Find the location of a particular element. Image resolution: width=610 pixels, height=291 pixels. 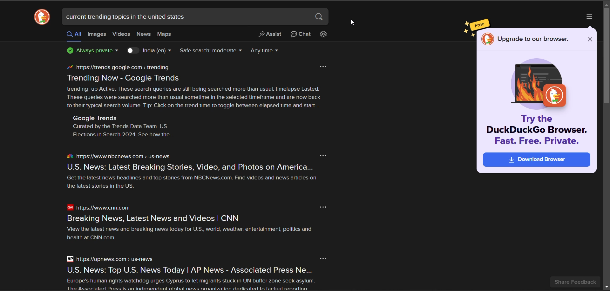

result timeline filter is located at coordinates (266, 52).